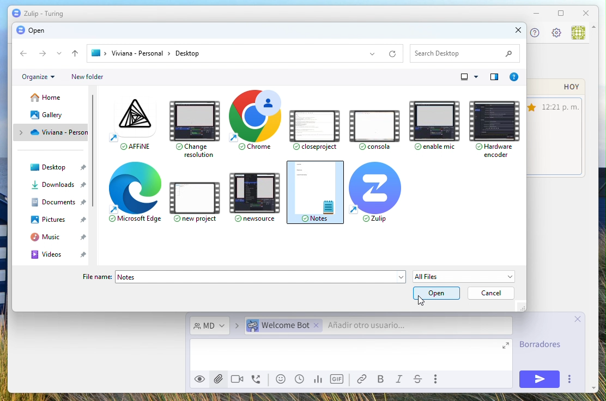  What do you see at coordinates (49, 114) in the screenshot?
I see `Gallery` at bounding box center [49, 114].